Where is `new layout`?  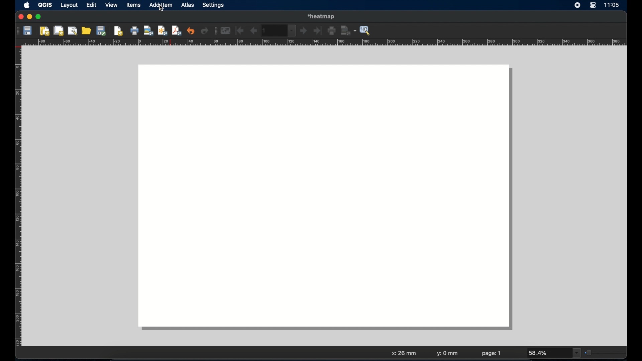 new layout is located at coordinates (45, 31).